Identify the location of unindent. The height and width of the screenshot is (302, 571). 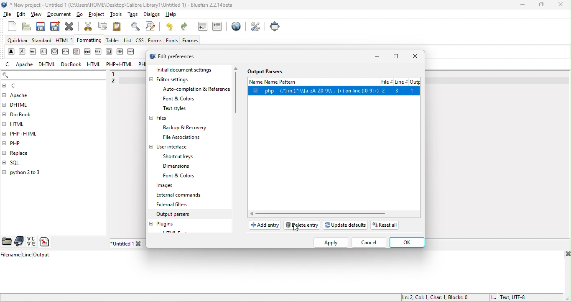
(201, 27).